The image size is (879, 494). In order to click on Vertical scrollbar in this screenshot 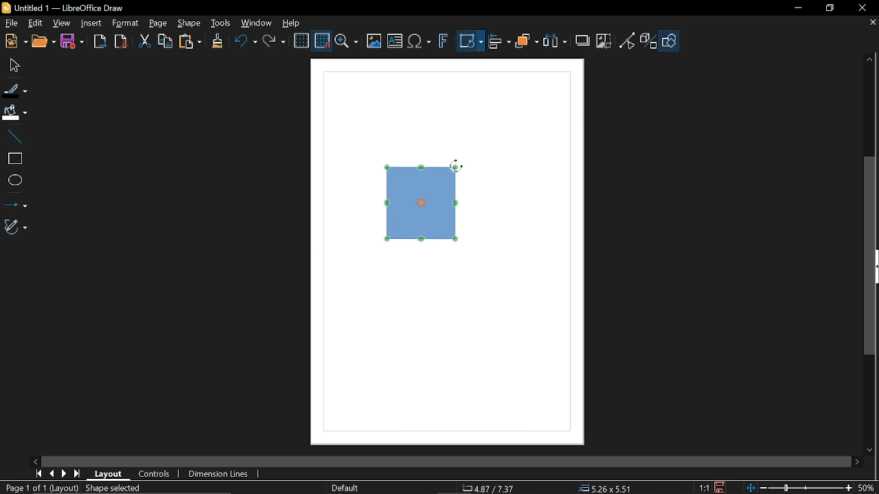, I will do `click(872, 257)`.